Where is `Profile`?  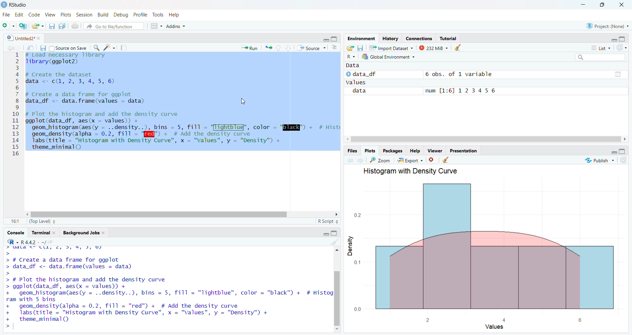 Profile is located at coordinates (140, 14).